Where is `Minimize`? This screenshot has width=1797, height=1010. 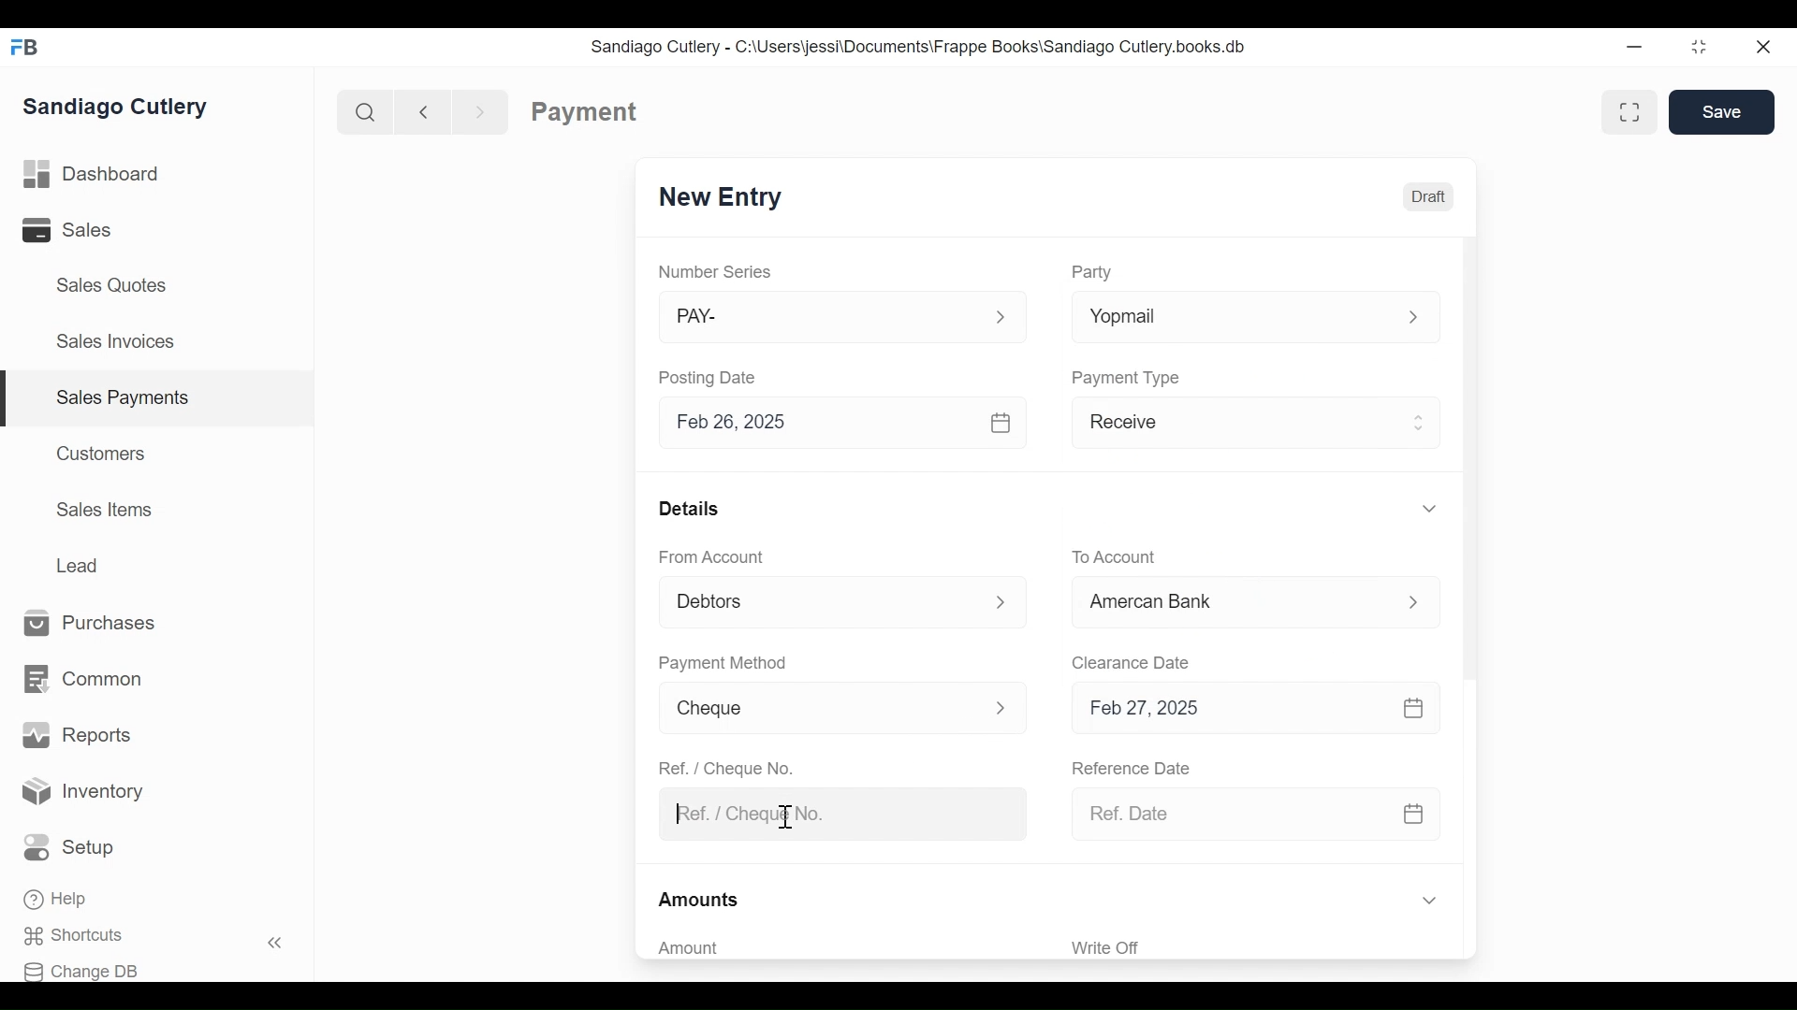
Minimize is located at coordinates (1634, 49).